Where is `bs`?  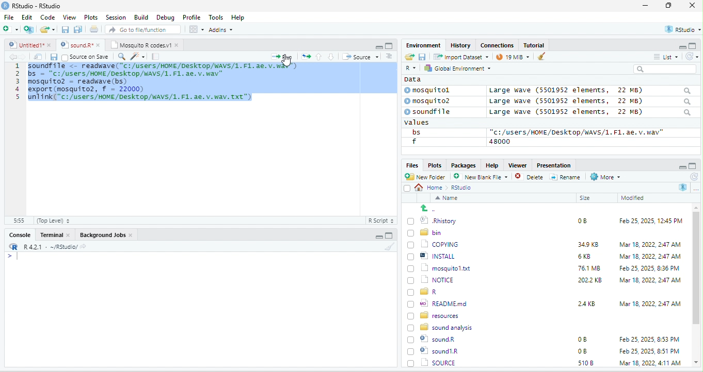
bs is located at coordinates (414, 132).